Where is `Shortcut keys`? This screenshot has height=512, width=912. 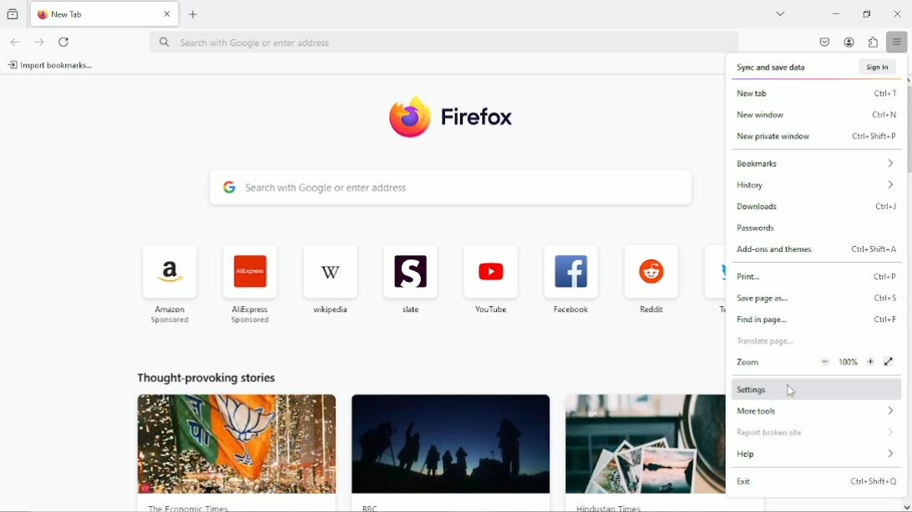 Shortcut keys is located at coordinates (885, 277).